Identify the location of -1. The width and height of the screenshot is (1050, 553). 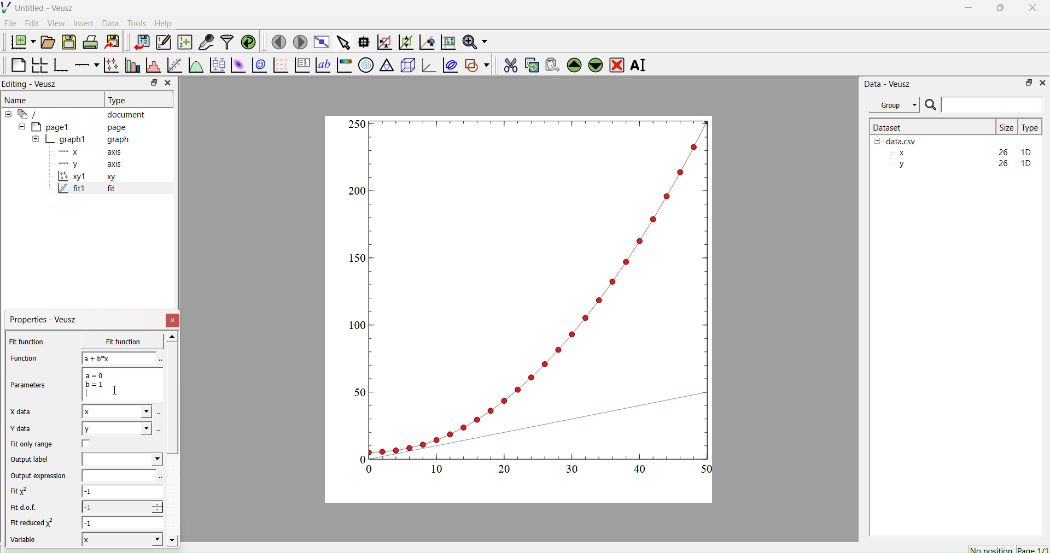
(122, 493).